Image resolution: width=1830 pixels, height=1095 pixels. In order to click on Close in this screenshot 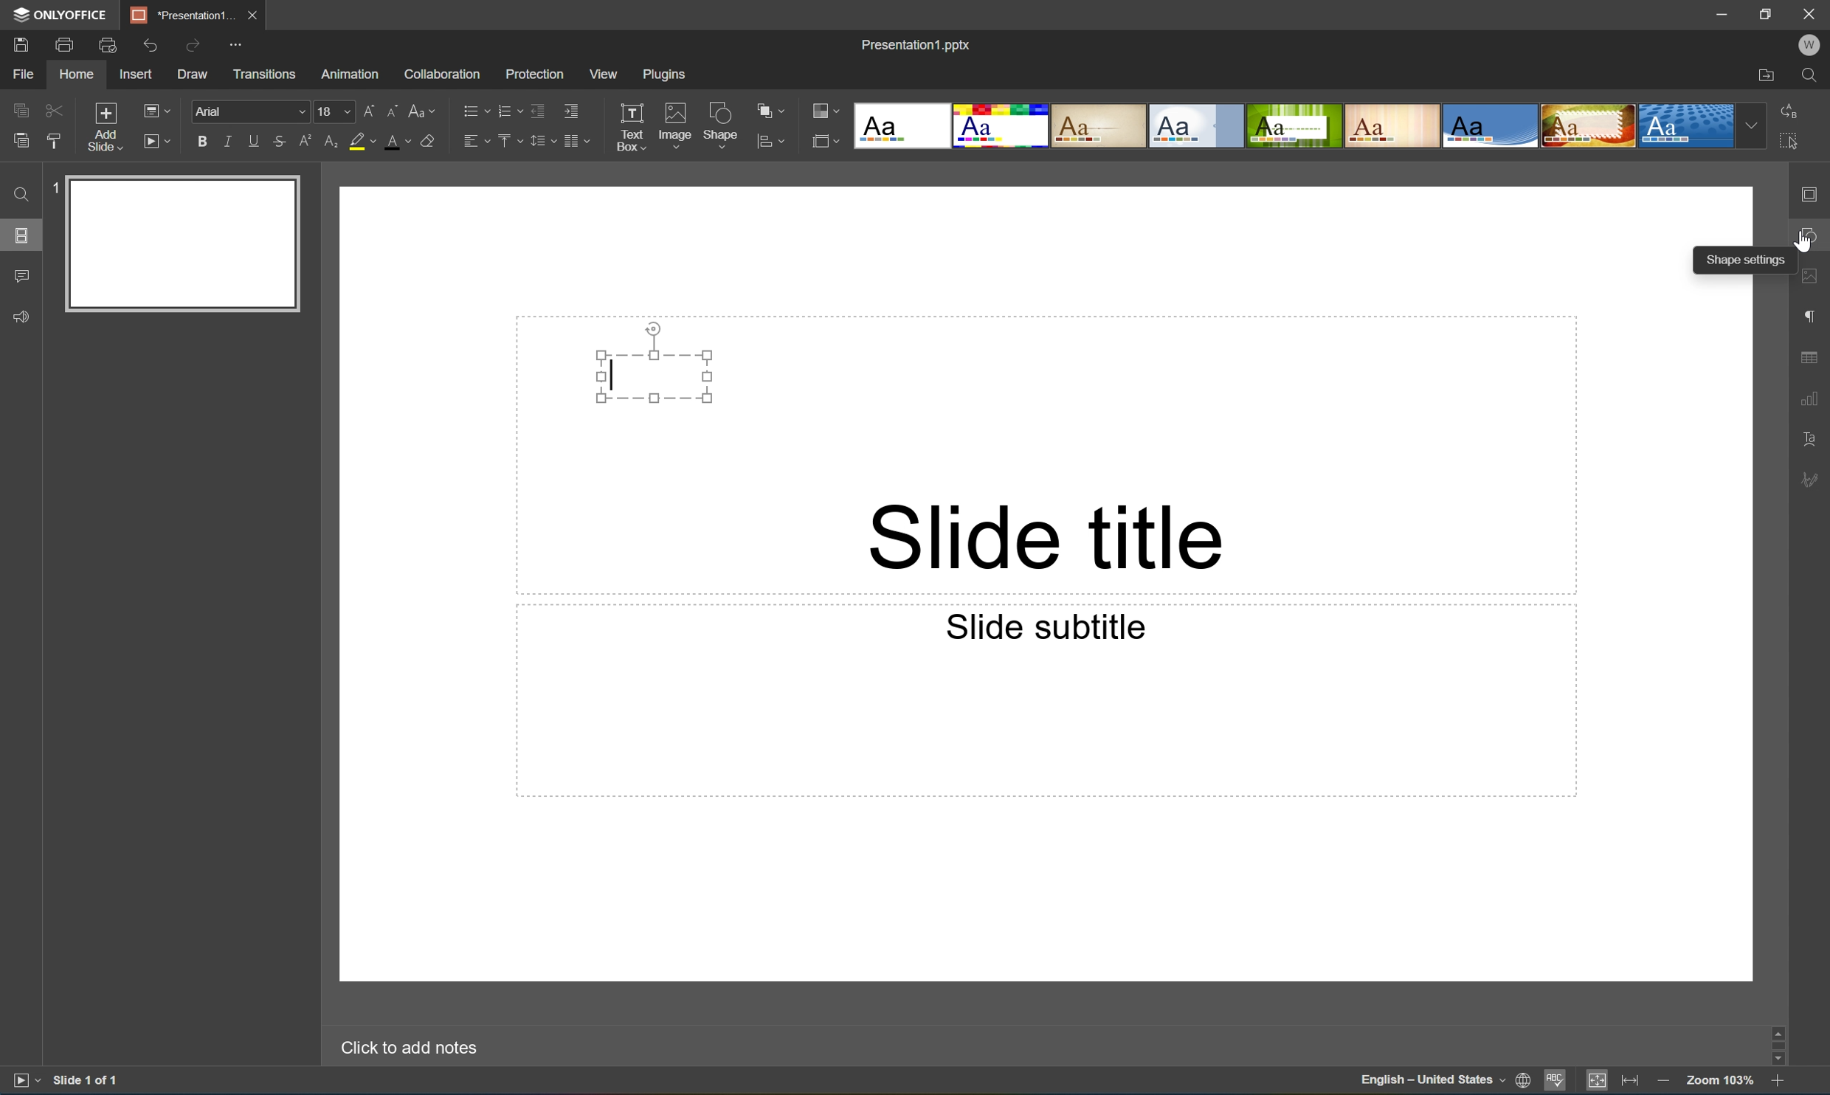, I will do `click(251, 13)`.